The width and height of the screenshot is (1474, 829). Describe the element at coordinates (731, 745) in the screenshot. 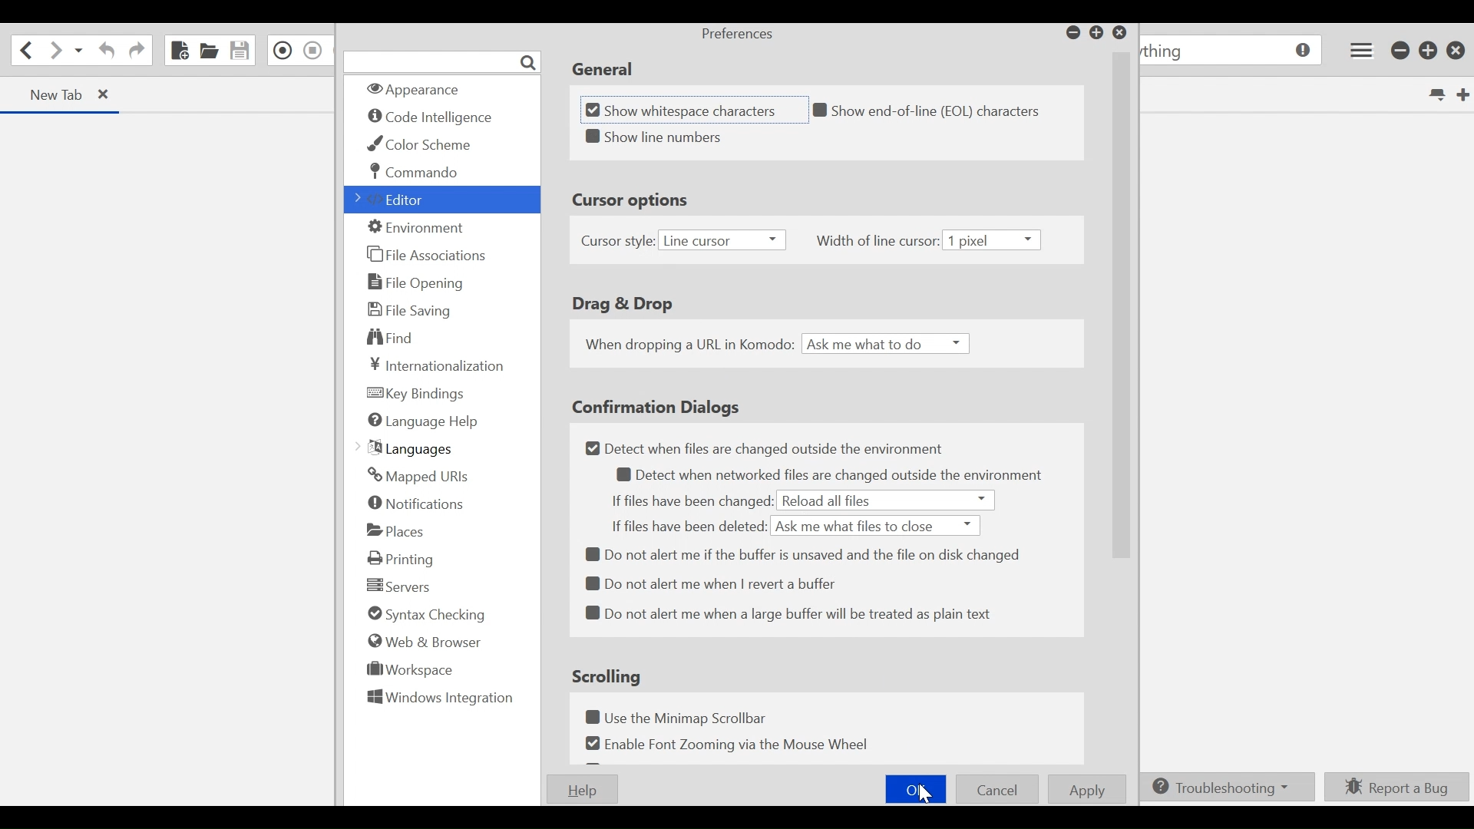

I see `Enable Font Zooming via the Mouse Wheel` at that location.